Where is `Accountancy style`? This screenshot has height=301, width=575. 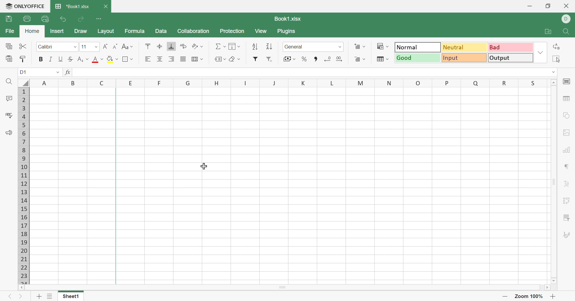
Accountancy style is located at coordinates (286, 58).